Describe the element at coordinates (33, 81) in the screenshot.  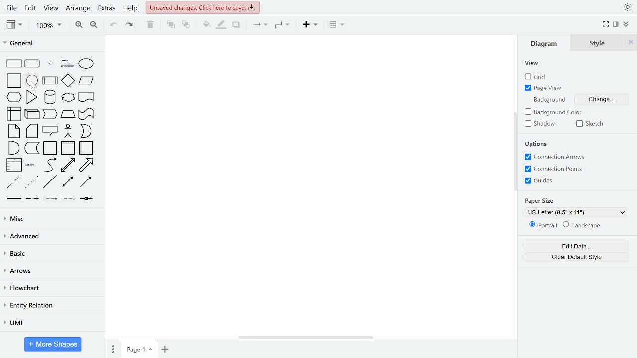
I see `circle` at that location.